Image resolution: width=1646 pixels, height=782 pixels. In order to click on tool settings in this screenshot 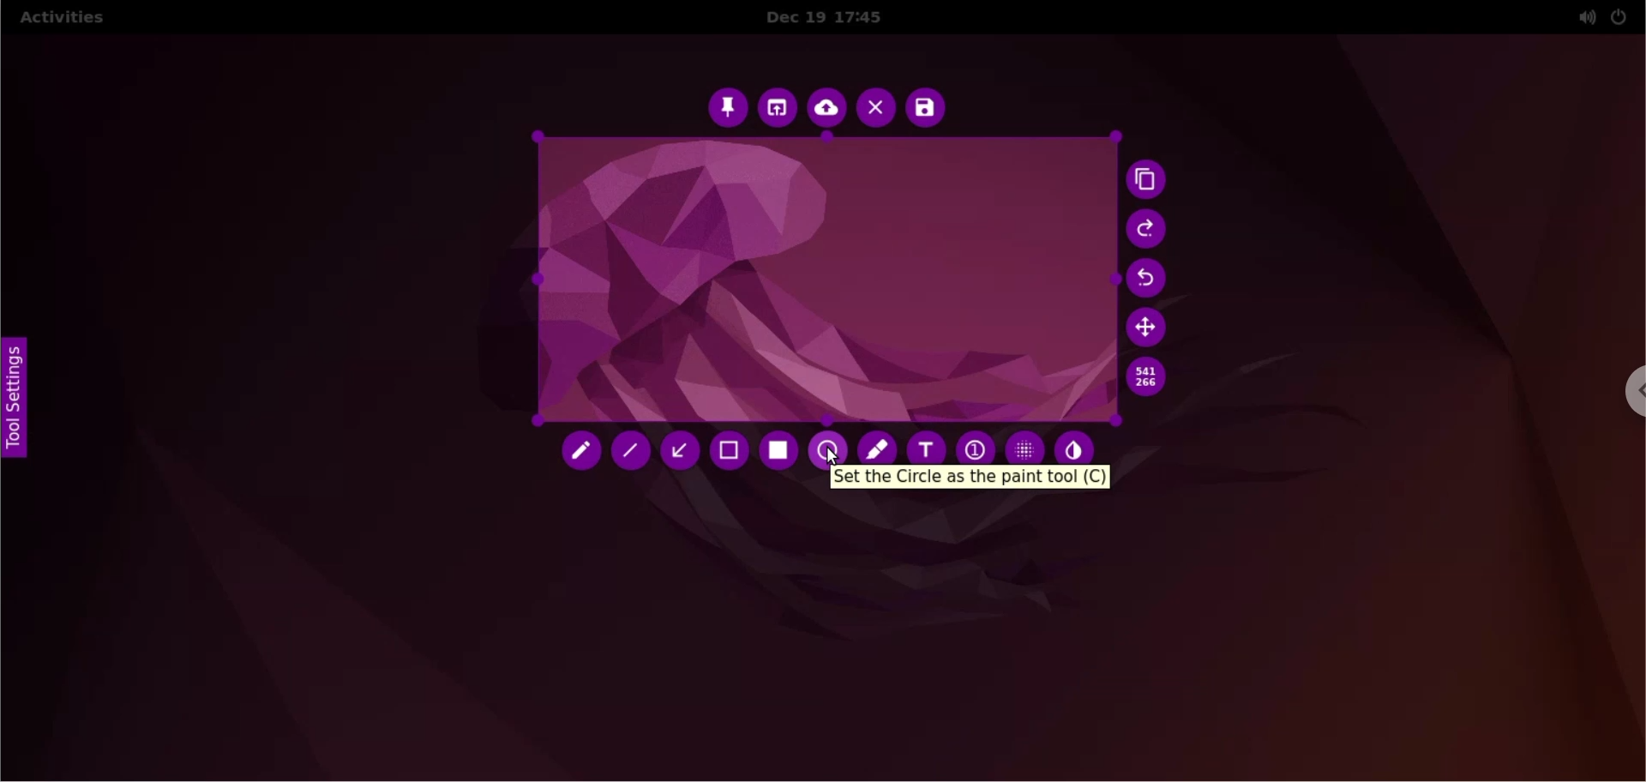, I will do `click(24, 405)`.